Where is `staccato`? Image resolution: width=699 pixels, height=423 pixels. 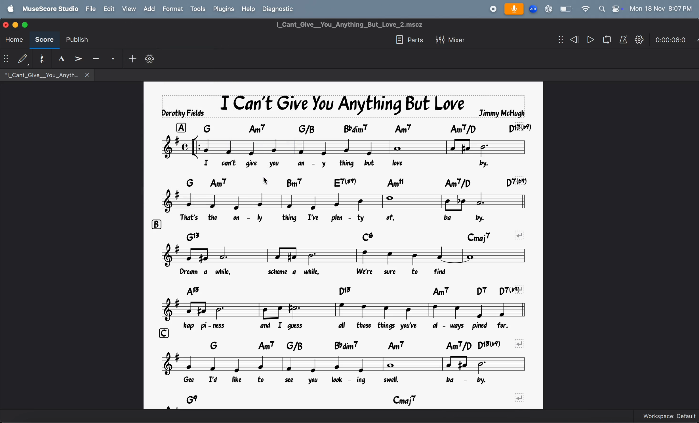 staccato is located at coordinates (111, 59).